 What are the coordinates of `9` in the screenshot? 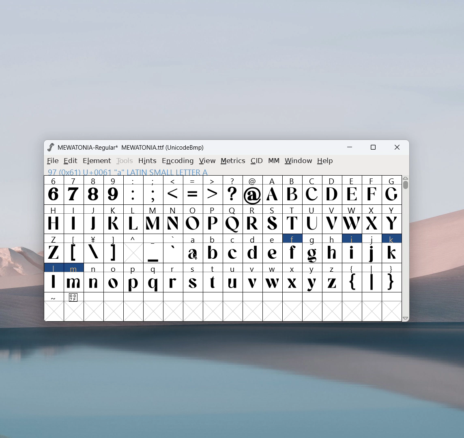 It's located at (113, 190).